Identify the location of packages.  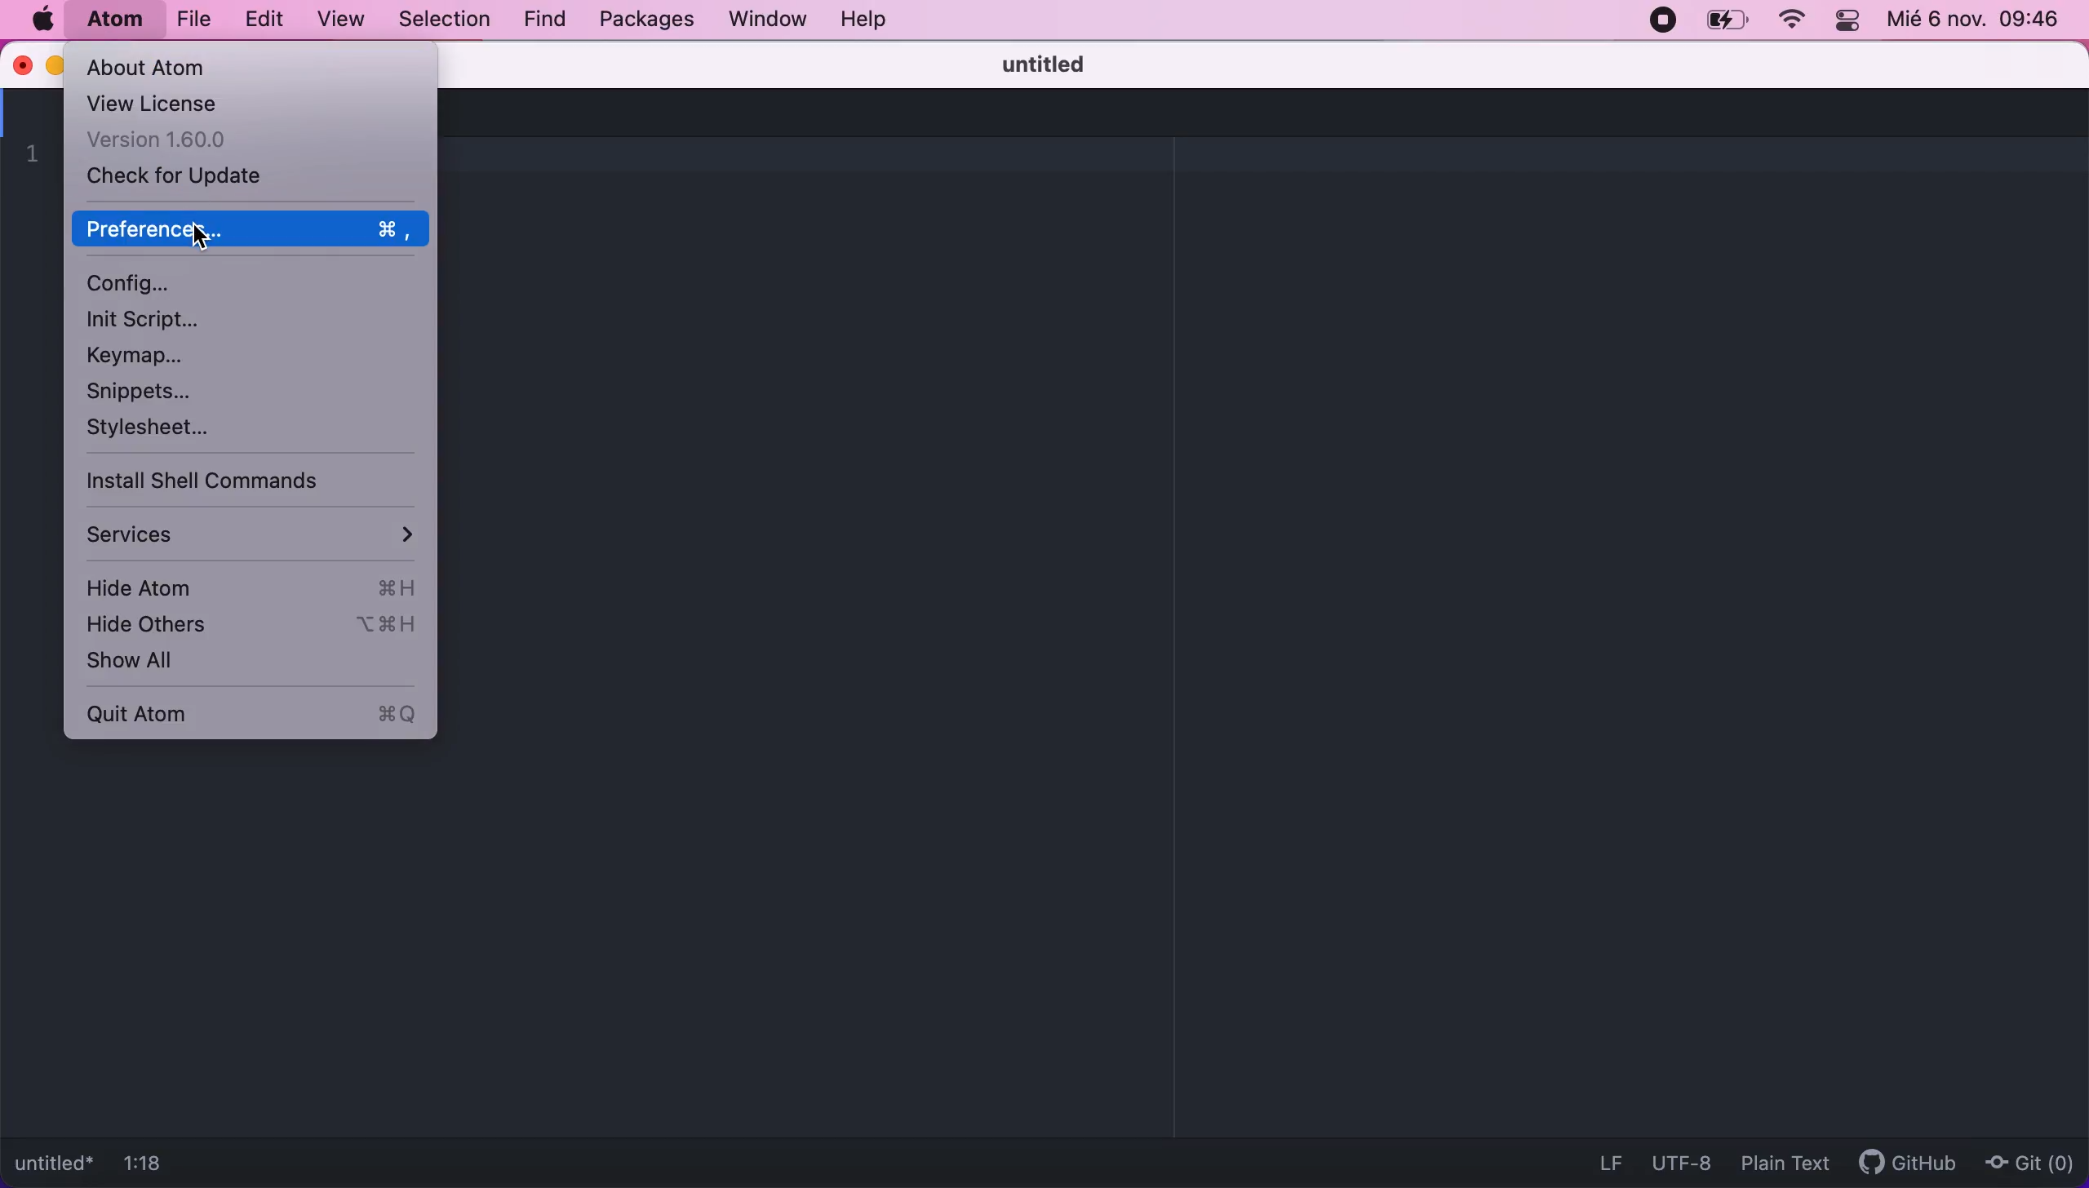
(645, 23).